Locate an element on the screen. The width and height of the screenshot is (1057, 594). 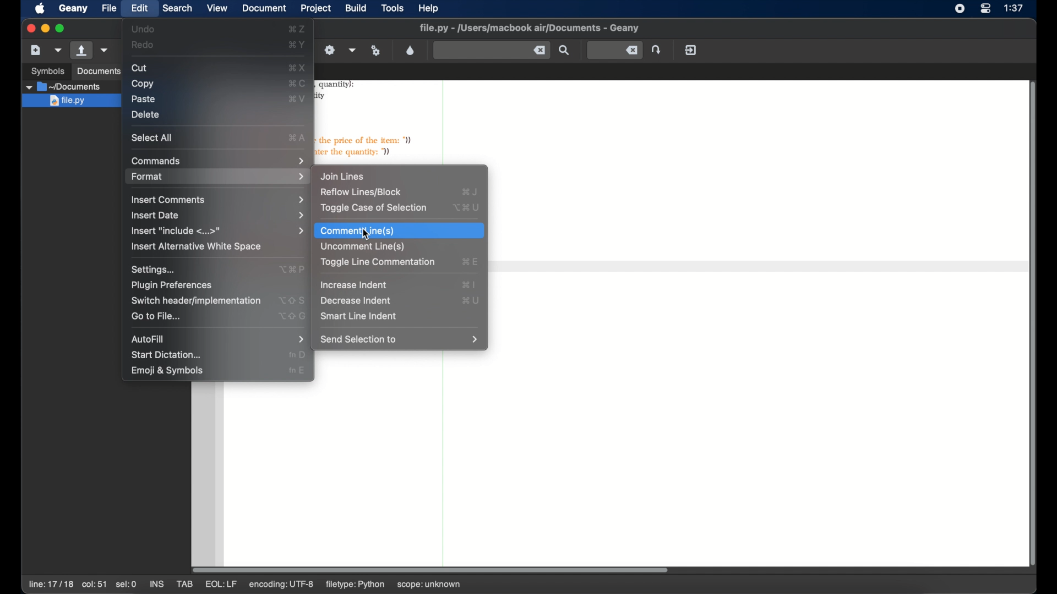
find the entered text in the current file is located at coordinates (565, 51).